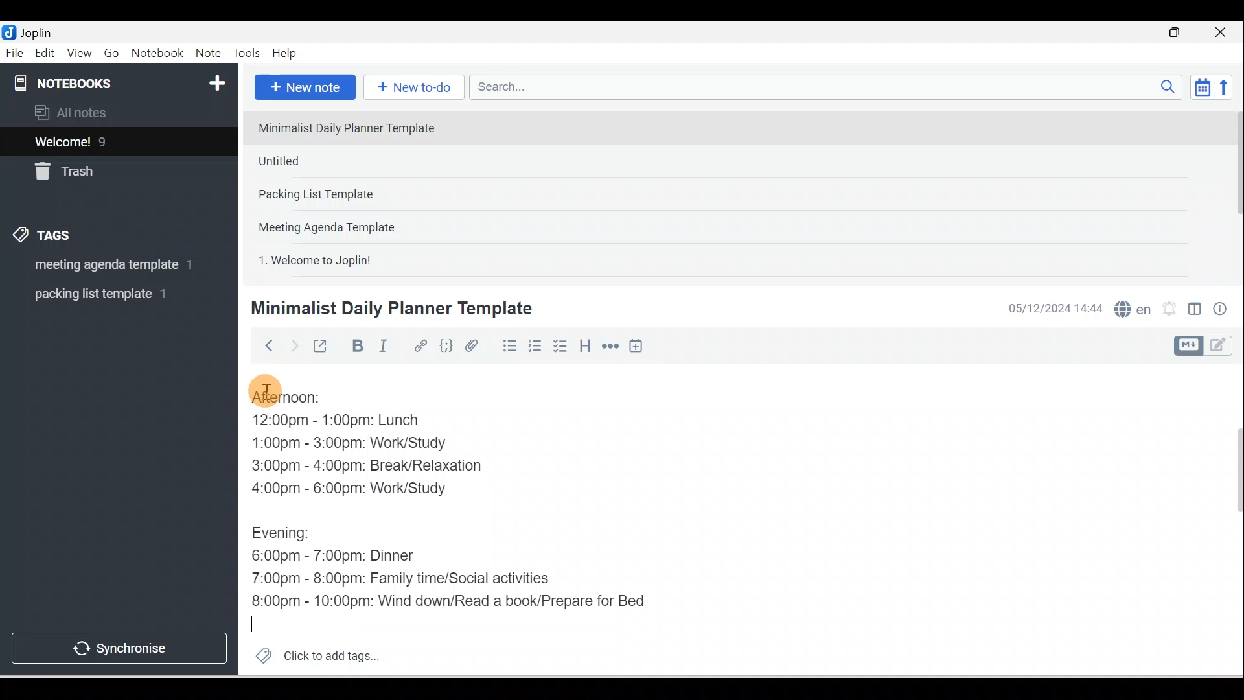 The image size is (1244, 700). I want to click on Tags, so click(46, 237).